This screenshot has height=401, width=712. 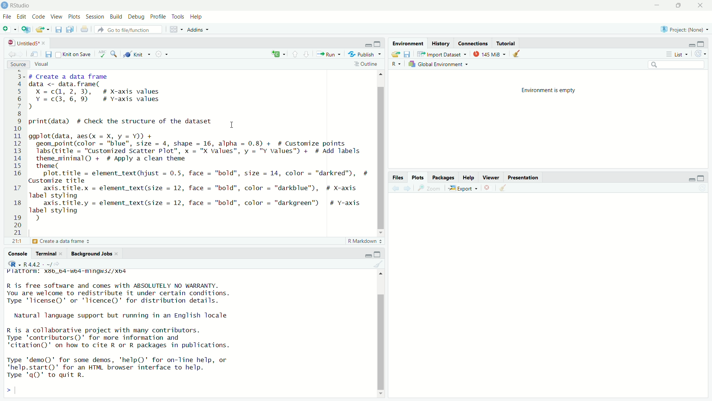 What do you see at coordinates (8, 390) in the screenshot?
I see `> ` at bounding box center [8, 390].